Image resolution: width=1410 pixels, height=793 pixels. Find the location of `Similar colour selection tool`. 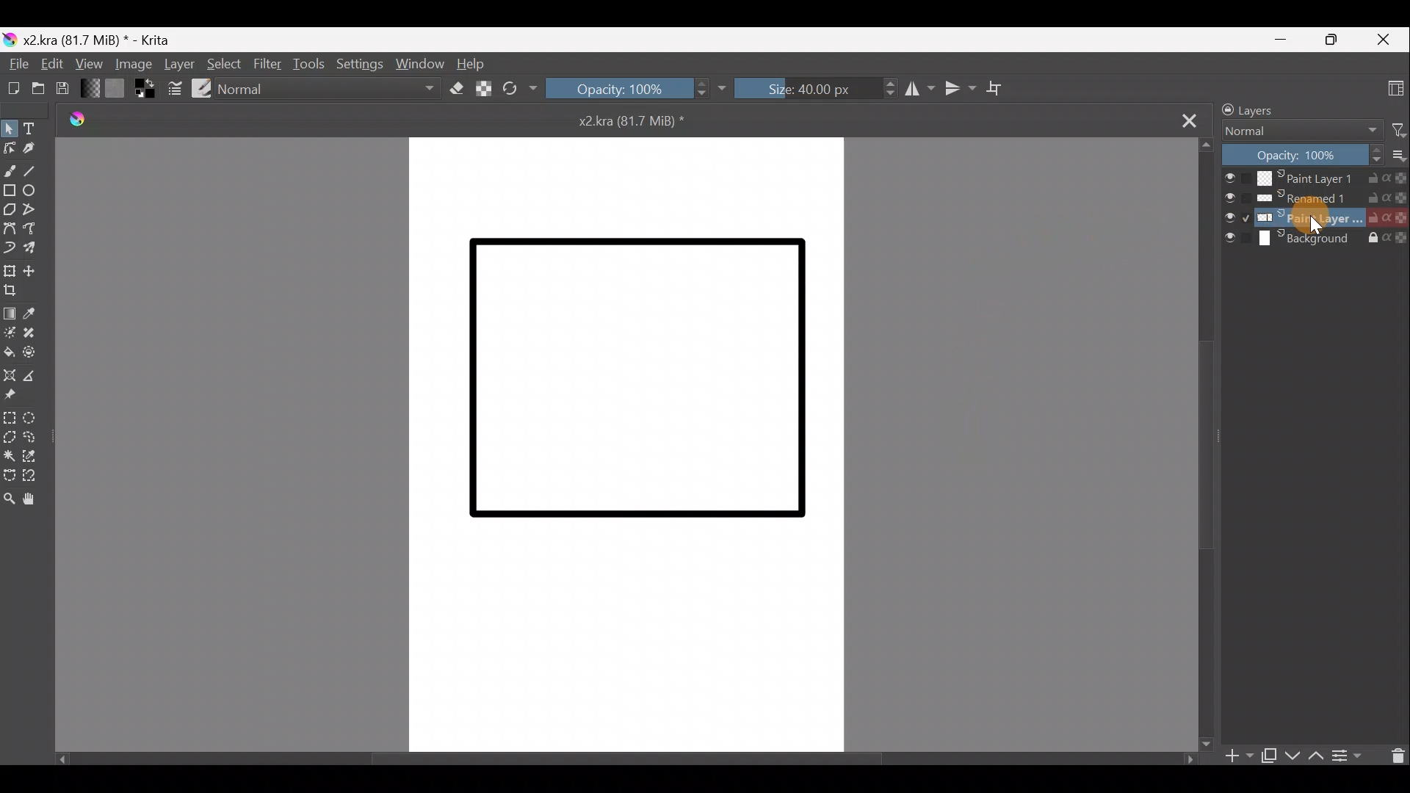

Similar colour selection tool is located at coordinates (32, 457).